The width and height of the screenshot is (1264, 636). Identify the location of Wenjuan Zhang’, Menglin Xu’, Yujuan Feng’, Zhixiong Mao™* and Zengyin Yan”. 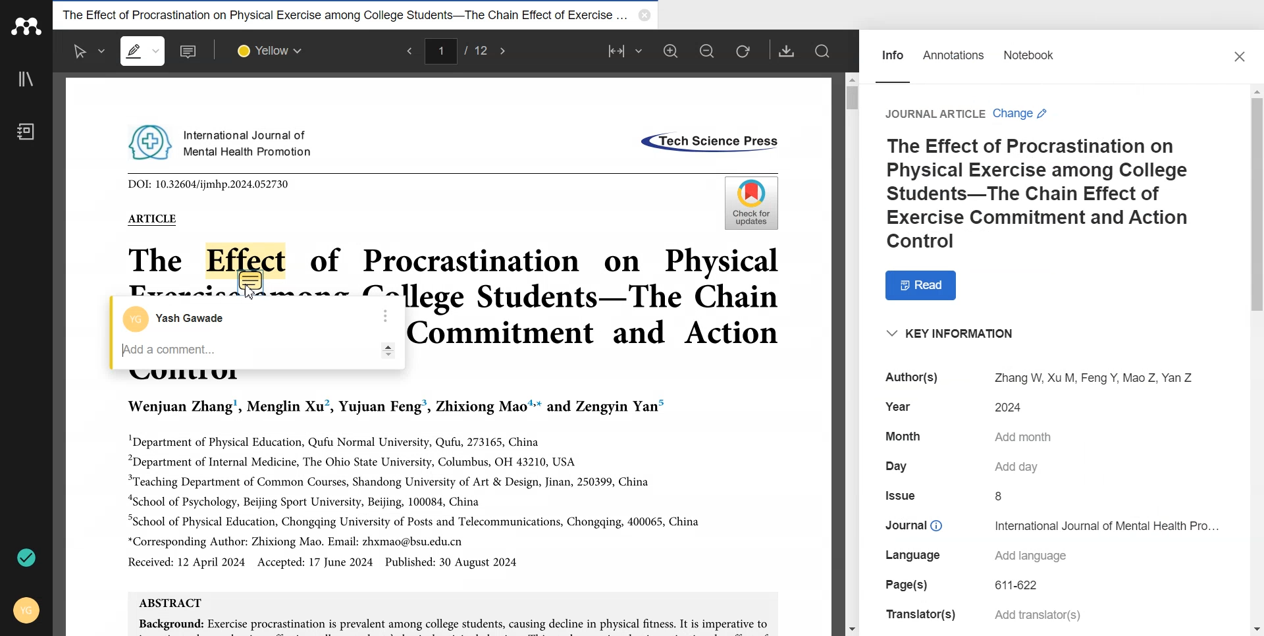
(396, 408).